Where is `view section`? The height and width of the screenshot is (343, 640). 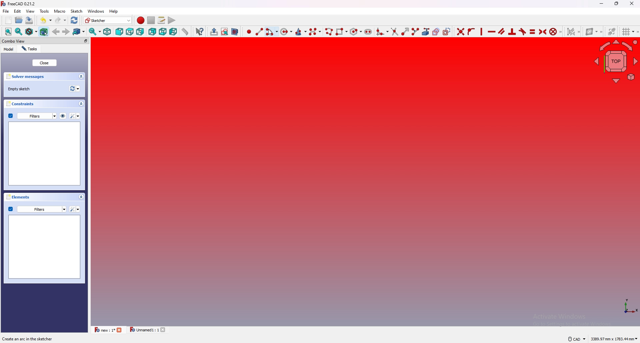
view section is located at coordinates (234, 32).